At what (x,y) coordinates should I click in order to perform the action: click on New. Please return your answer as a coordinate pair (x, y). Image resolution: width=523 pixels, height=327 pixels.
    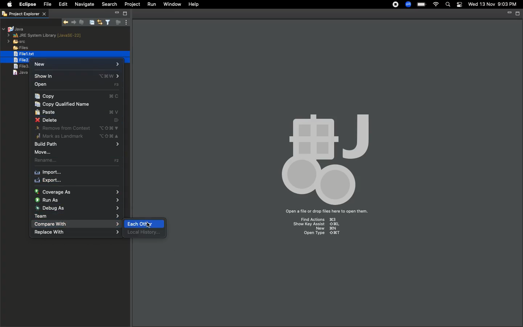
    Looking at the image, I should click on (326, 229).